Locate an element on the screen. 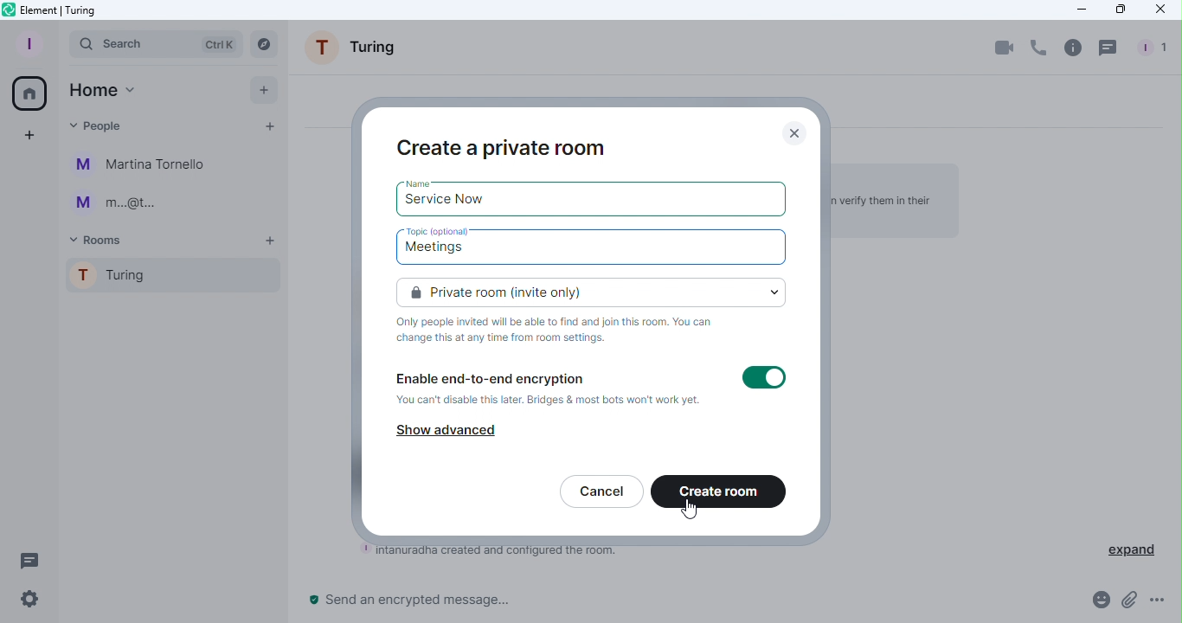  Search bar is located at coordinates (156, 43).